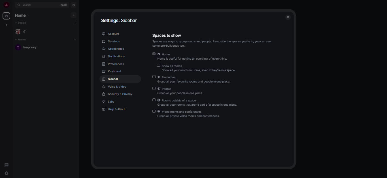  Describe the element at coordinates (153, 77) in the screenshot. I see `disabled` at that location.